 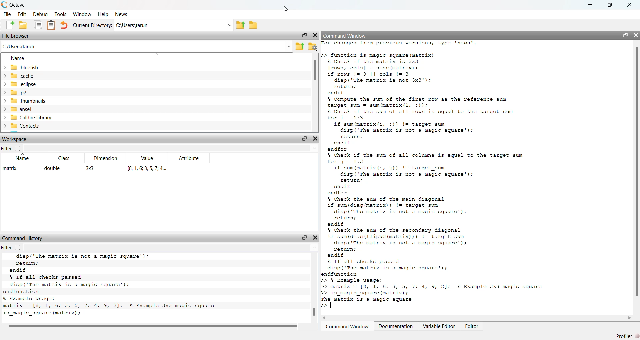 What do you see at coordinates (116, 286) in the screenshot?
I see `disp ('The matrix is not a magic square’);
return;
endif
% If all checks passed
disp (‘The matrix is a magic square’);
endfunction
% Example usage:
matrix = [8, 1, 6; 3, 5, 7; 4, 9, 2]; % Example 3x3 magic square
is magic_square (matrix);` at bounding box center [116, 286].